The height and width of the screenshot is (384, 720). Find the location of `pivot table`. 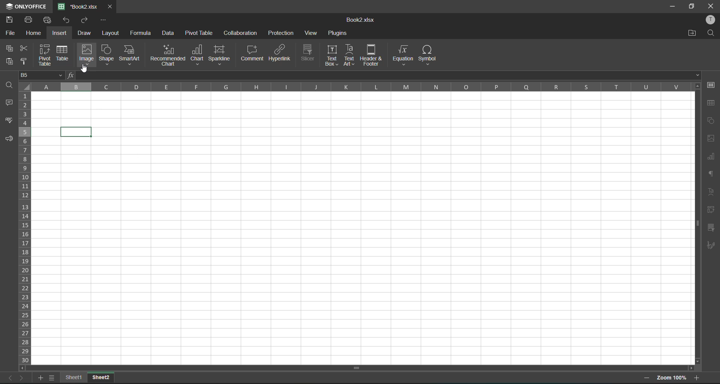

pivot table is located at coordinates (712, 210).